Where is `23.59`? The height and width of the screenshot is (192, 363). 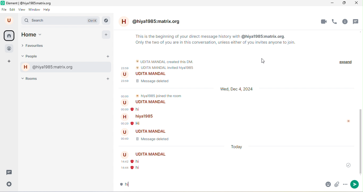
23.59 is located at coordinates (124, 67).